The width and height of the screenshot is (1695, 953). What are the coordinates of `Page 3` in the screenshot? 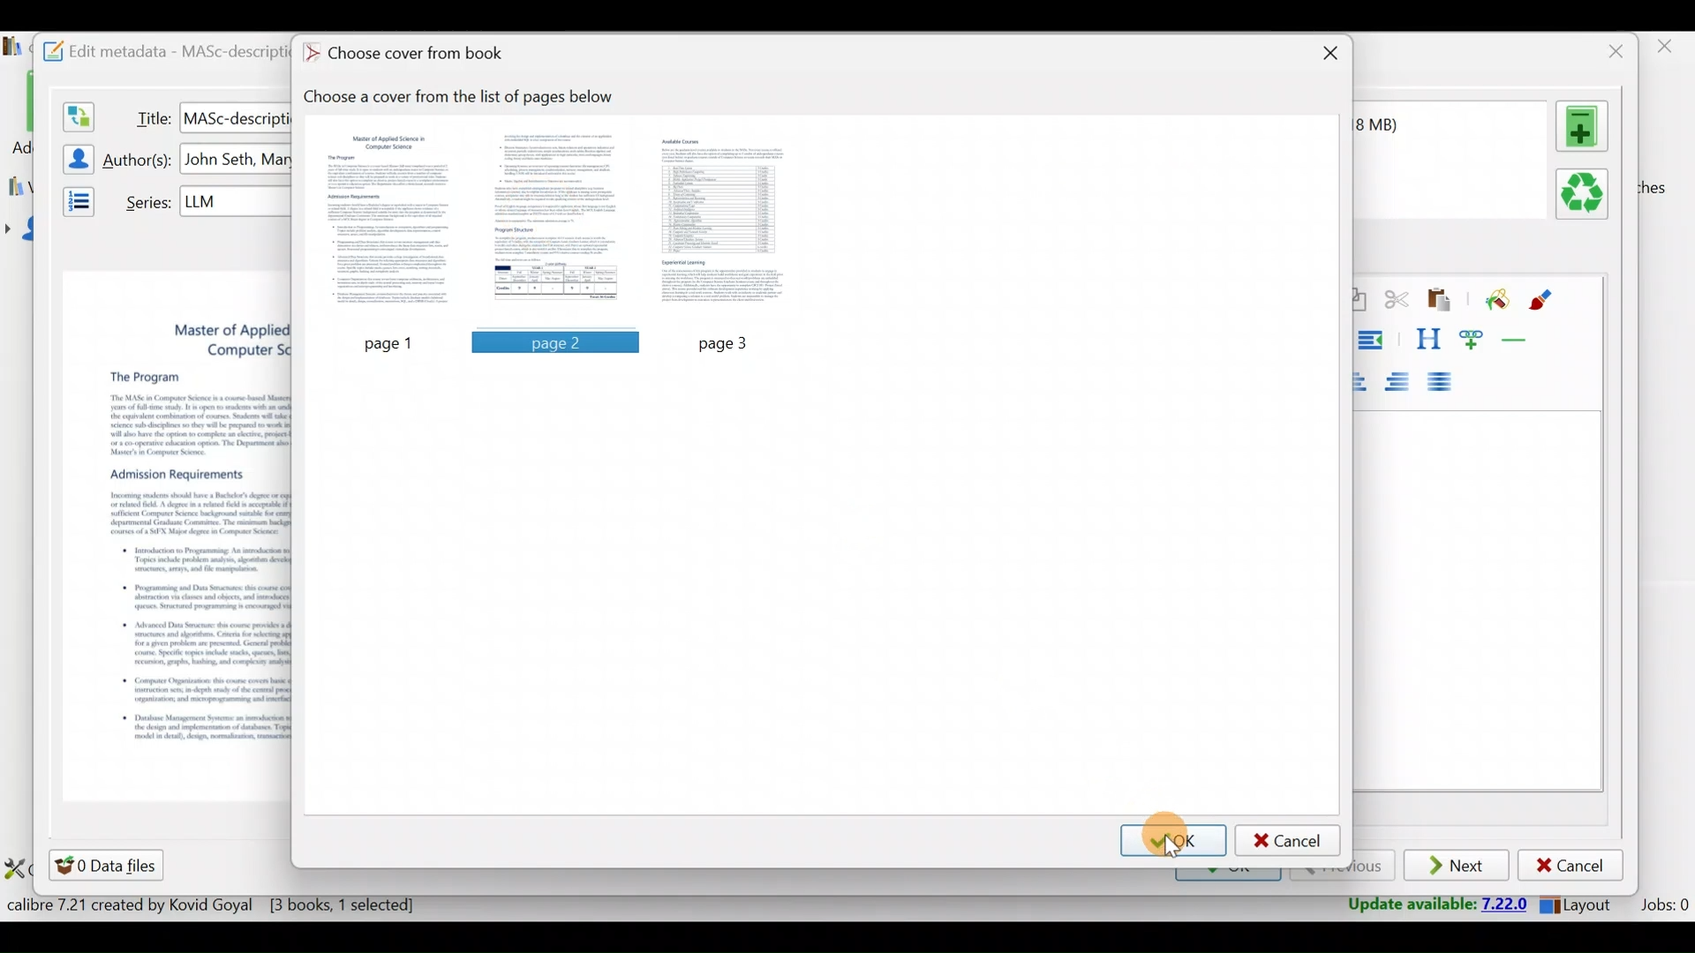 It's located at (727, 221).